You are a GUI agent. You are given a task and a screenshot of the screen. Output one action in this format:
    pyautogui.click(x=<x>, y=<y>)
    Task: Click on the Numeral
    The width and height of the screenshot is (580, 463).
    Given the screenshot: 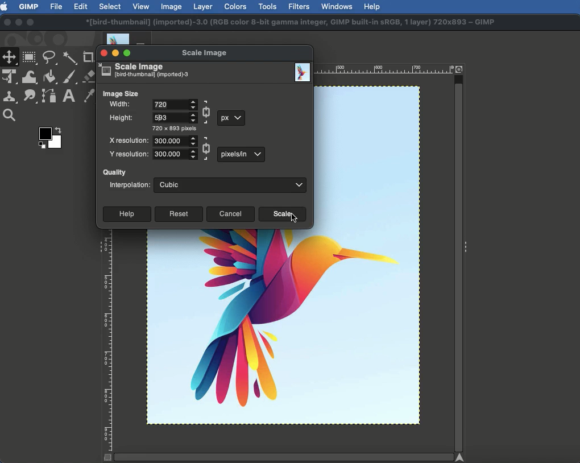 What is the action you would take?
    pyautogui.click(x=176, y=141)
    